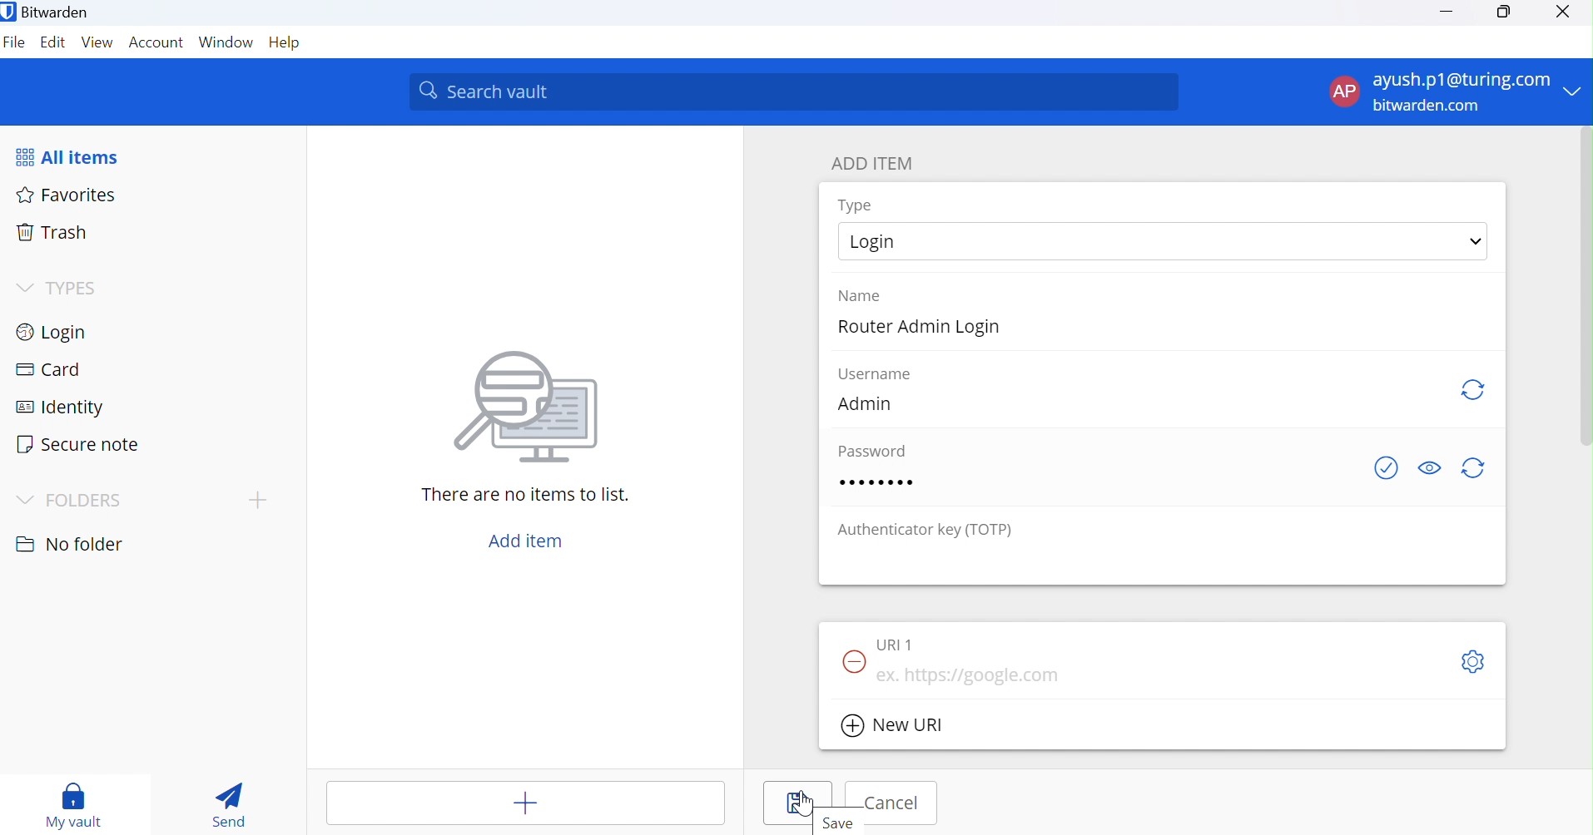  What do you see at coordinates (891, 803) in the screenshot?
I see `Cancel` at bounding box center [891, 803].